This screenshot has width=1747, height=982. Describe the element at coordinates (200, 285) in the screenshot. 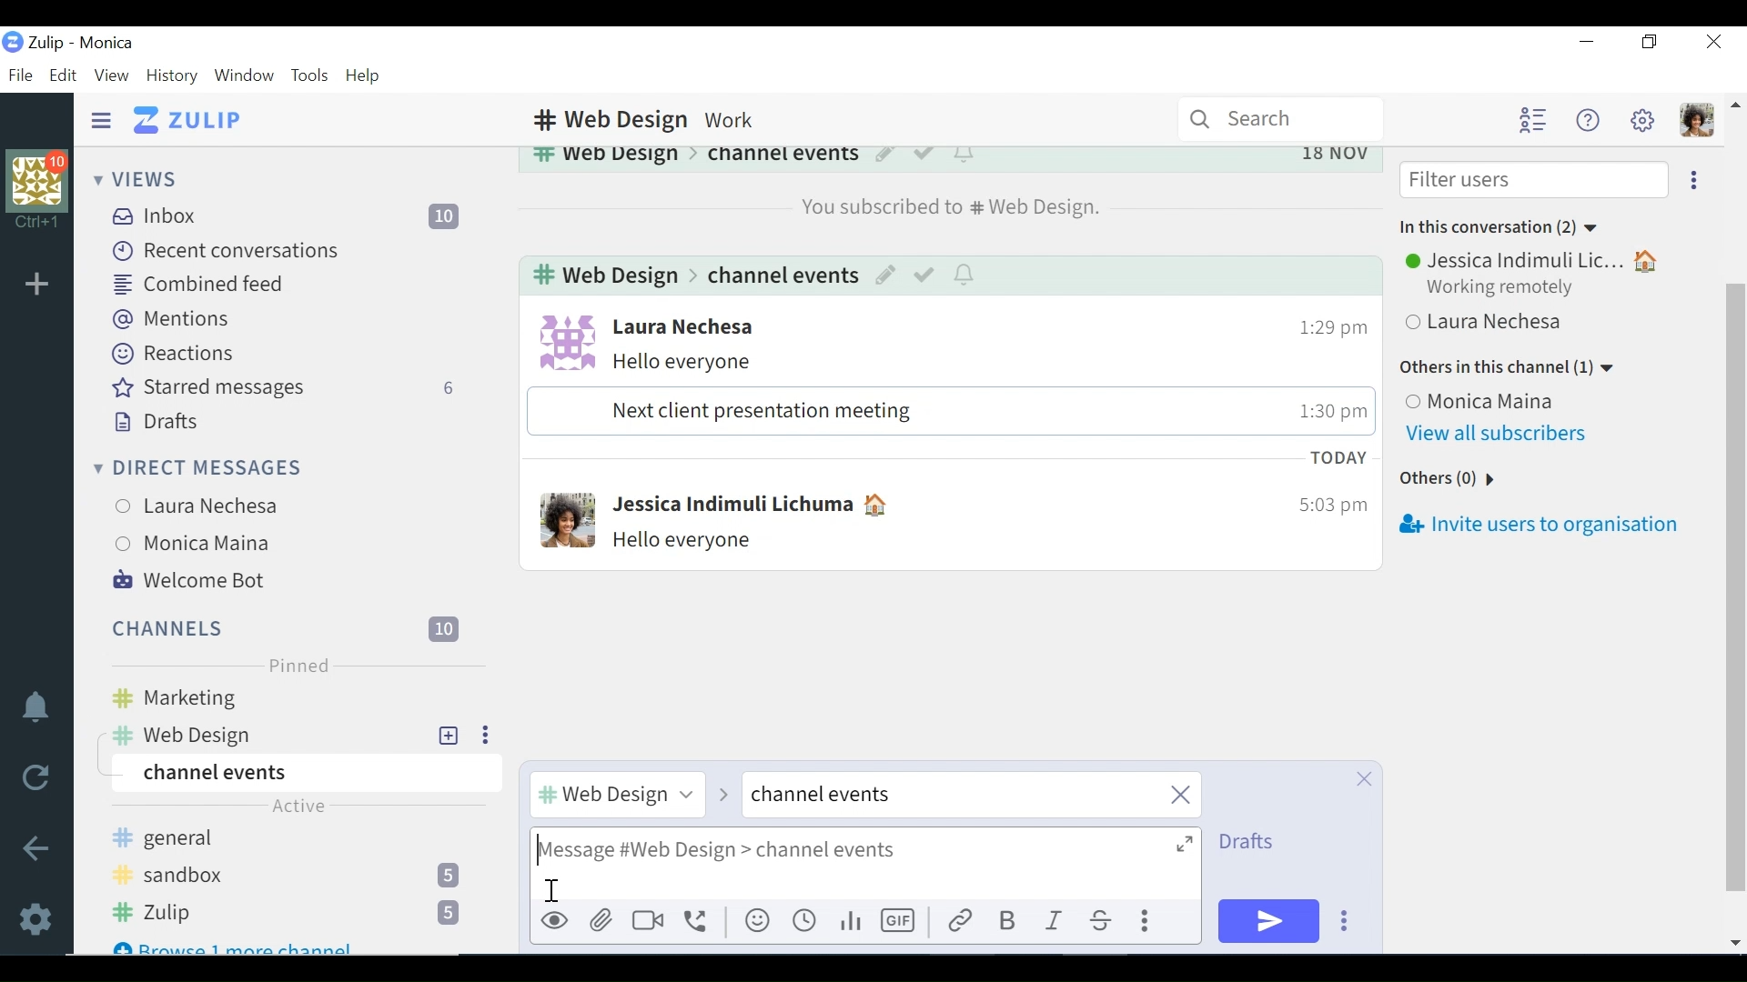

I see `Combined feed` at that location.